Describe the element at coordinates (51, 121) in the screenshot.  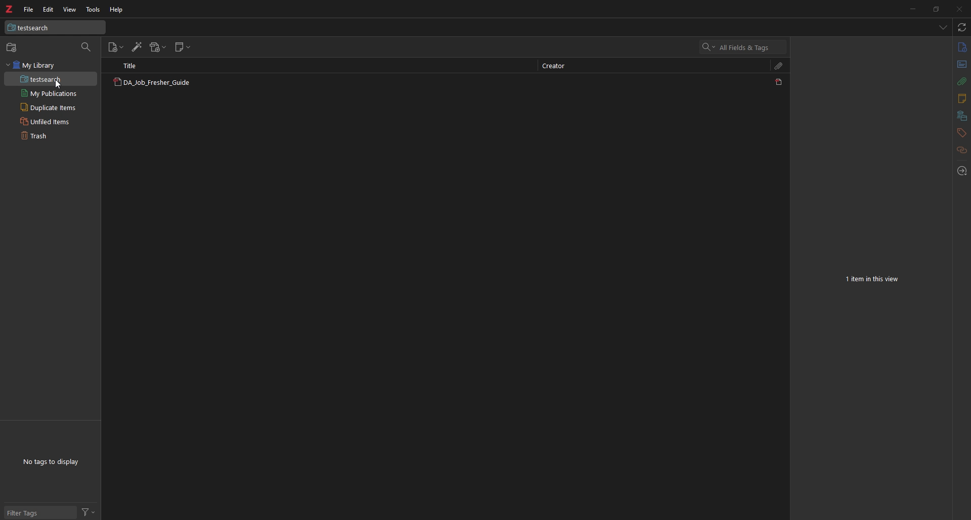
I see `unfiled items` at that location.